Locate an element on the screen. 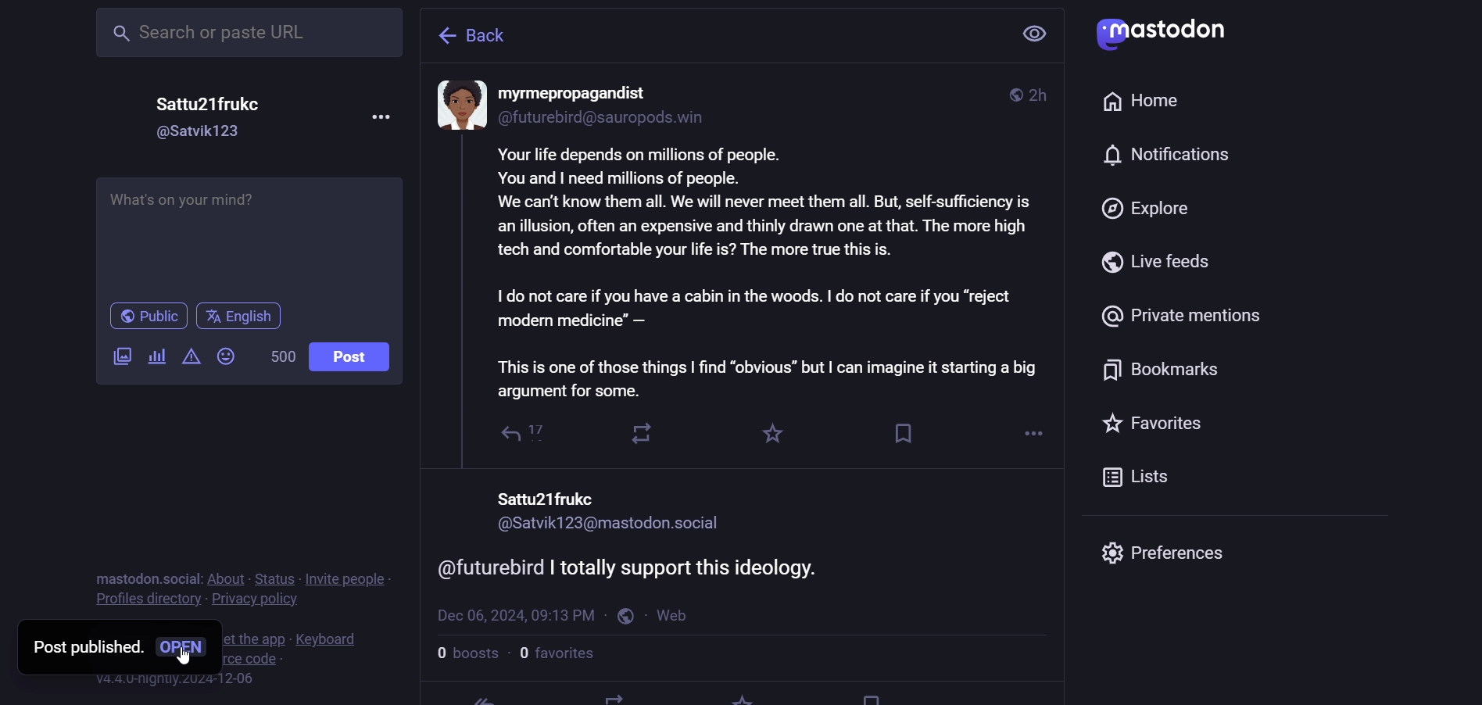 The height and width of the screenshot is (705, 1482). bookmark is located at coordinates (875, 695).